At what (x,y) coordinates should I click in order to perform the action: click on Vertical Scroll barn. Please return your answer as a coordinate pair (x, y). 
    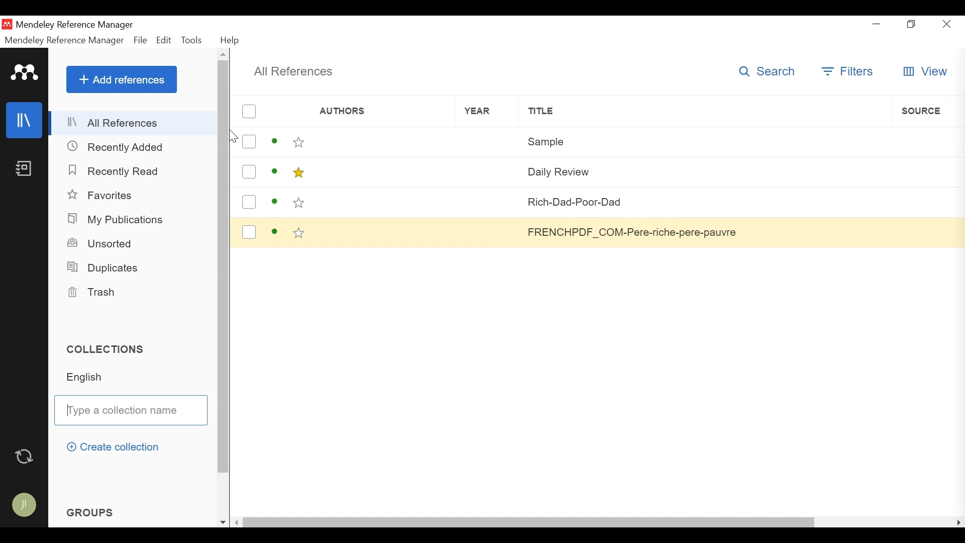
    Looking at the image, I should click on (223, 276).